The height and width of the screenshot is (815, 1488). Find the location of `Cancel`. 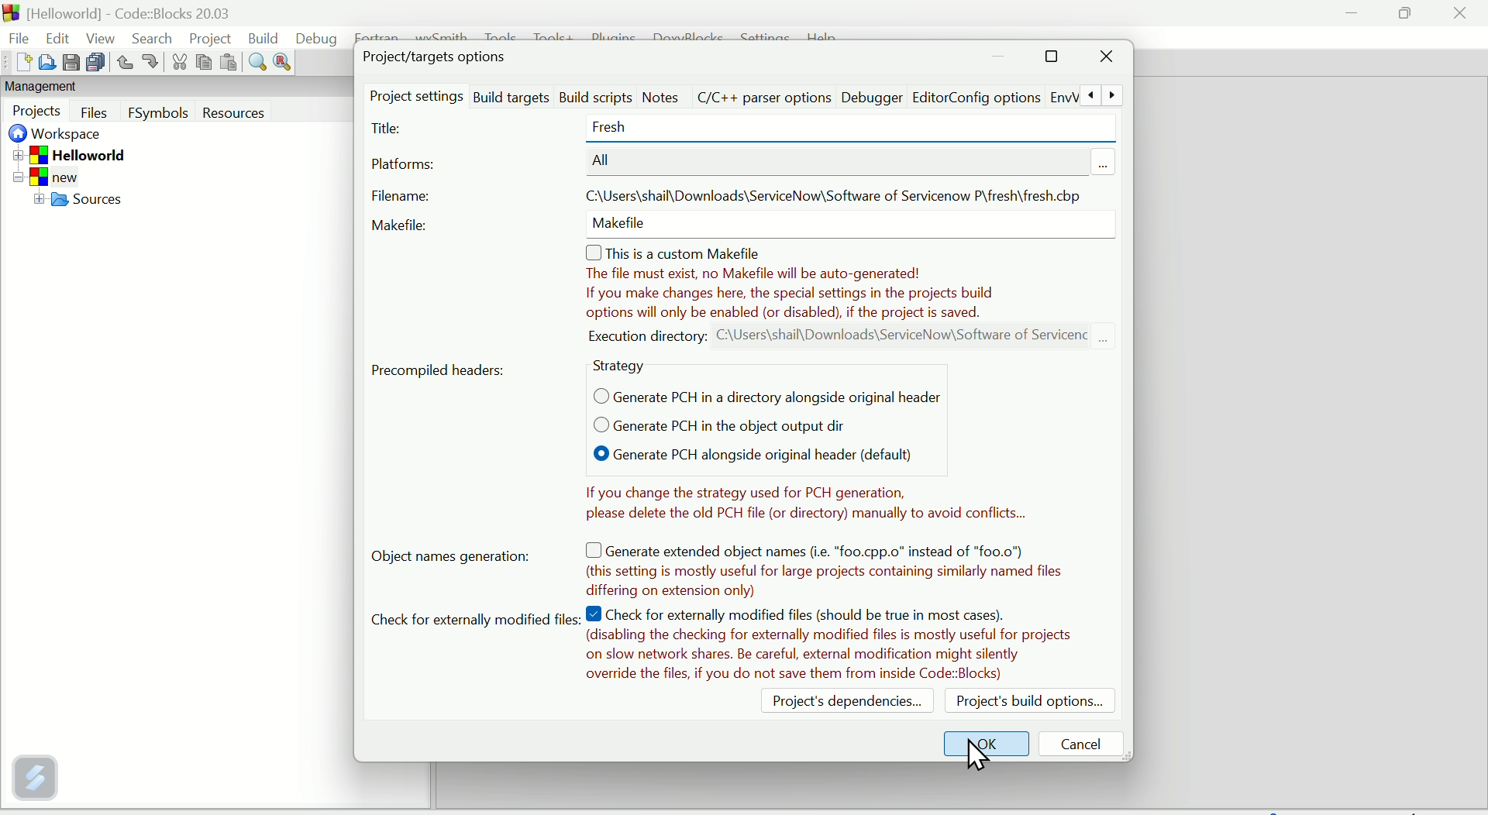

Cancel is located at coordinates (1083, 742).